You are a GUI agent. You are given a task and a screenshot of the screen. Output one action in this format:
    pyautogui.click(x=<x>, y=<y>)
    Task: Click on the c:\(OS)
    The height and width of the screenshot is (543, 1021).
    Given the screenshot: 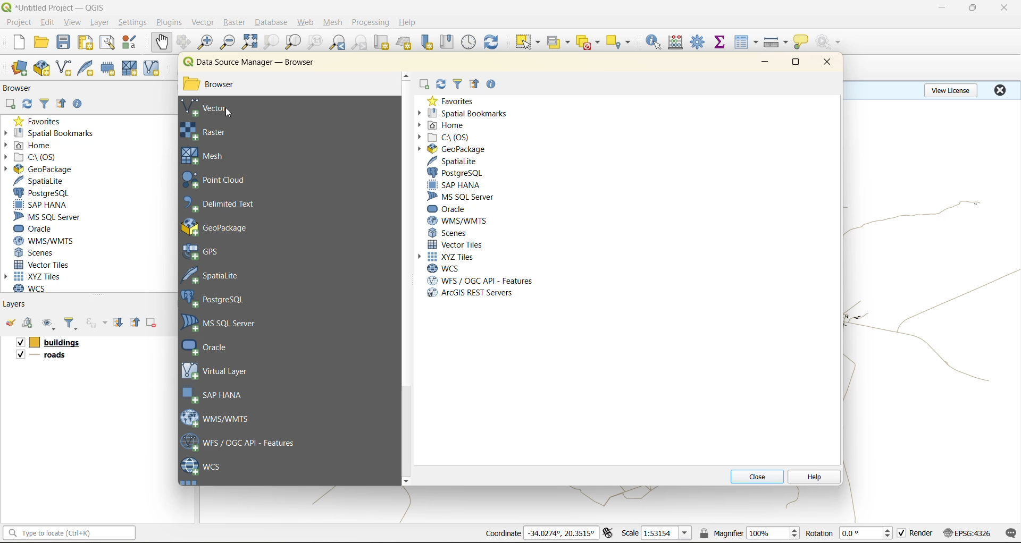 What is the action you would take?
    pyautogui.click(x=444, y=138)
    